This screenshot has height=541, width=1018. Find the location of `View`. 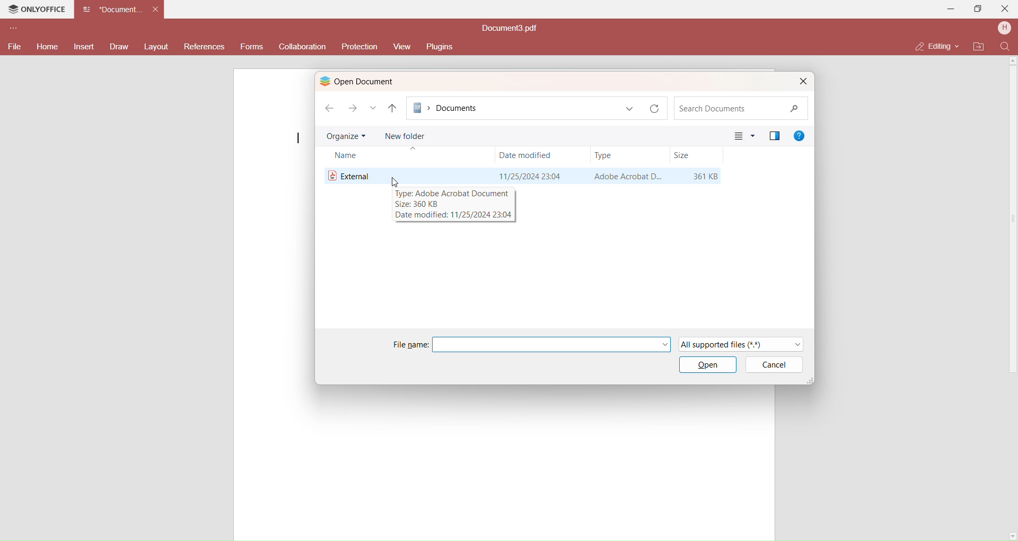

View is located at coordinates (744, 136).